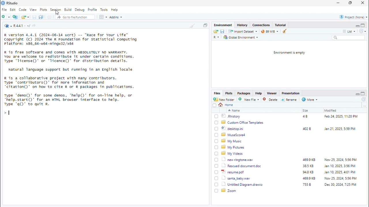  What do you see at coordinates (6, 16) in the screenshot?
I see `New folder ` at bounding box center [6, 16].